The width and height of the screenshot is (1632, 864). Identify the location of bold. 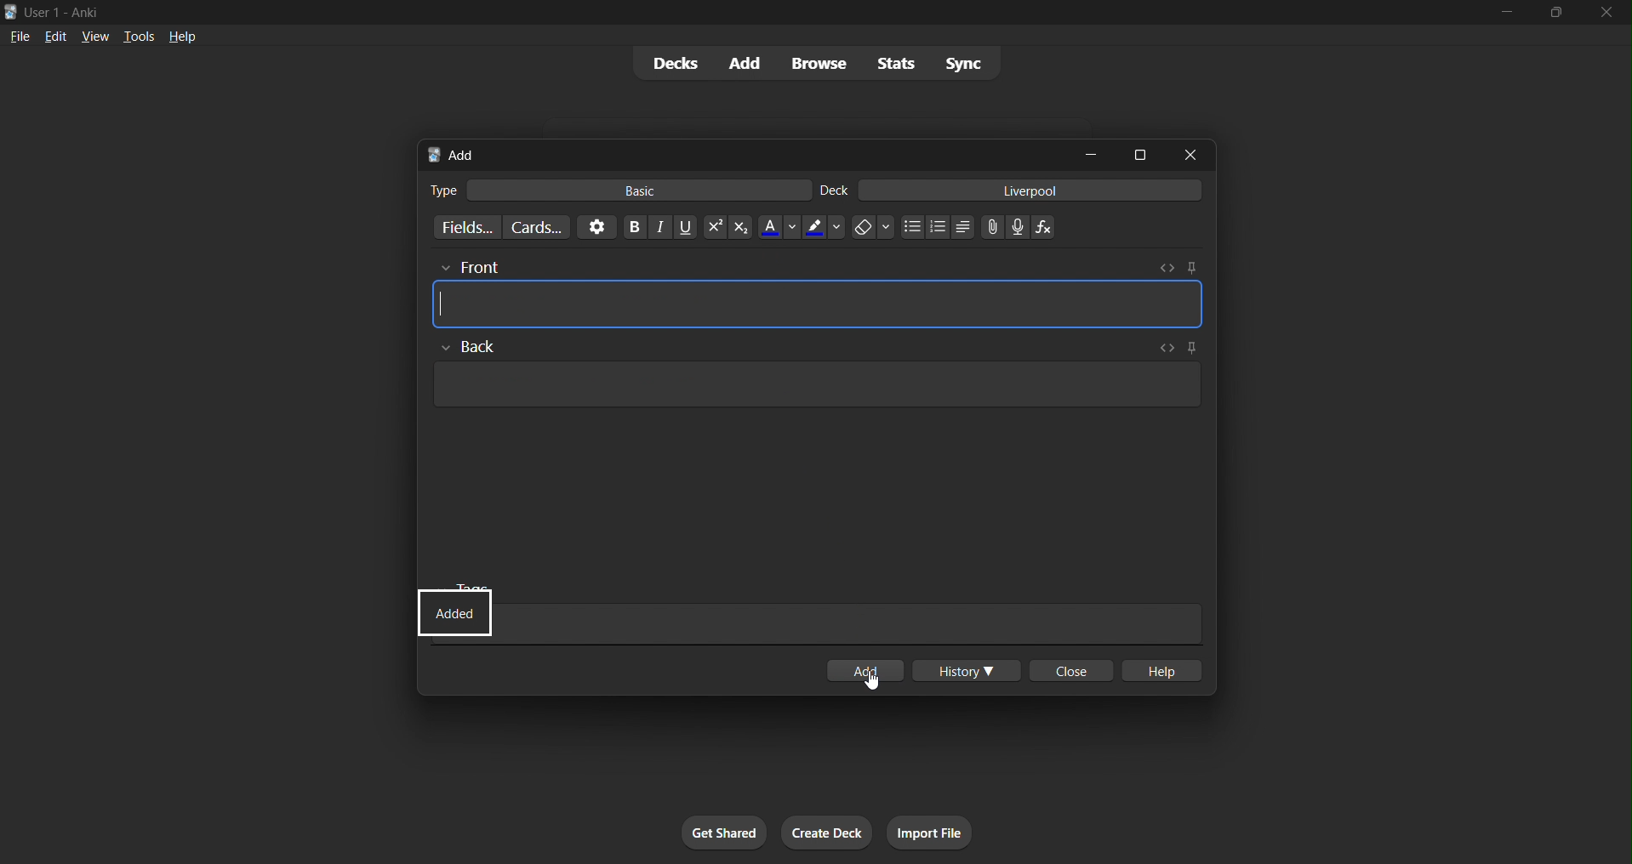
(628, 225).